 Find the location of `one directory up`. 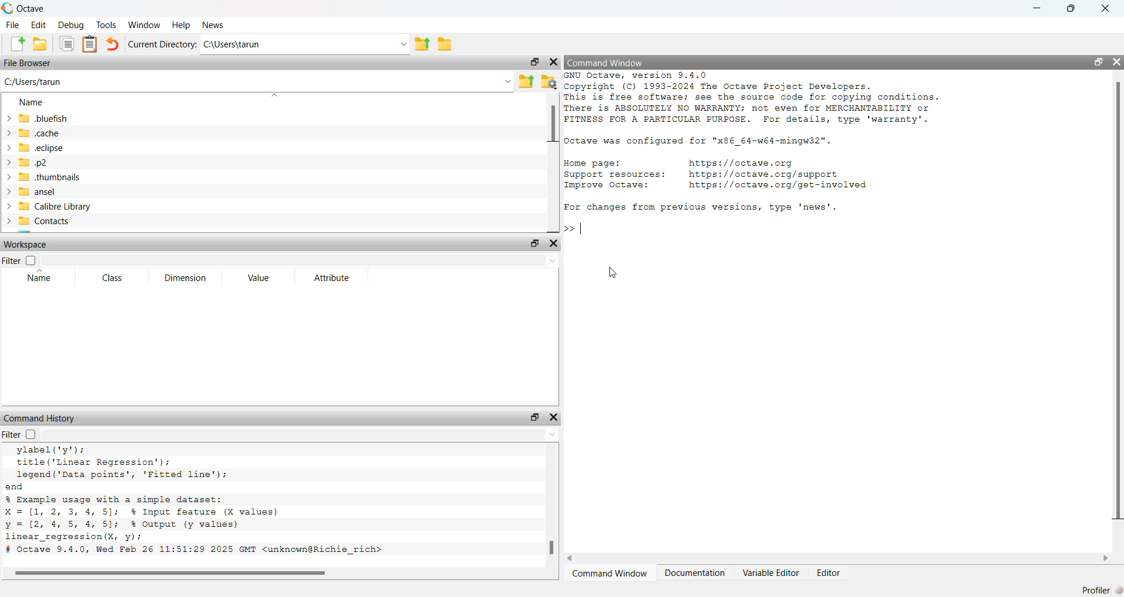

one directory up is located at coordinates (528, 81).